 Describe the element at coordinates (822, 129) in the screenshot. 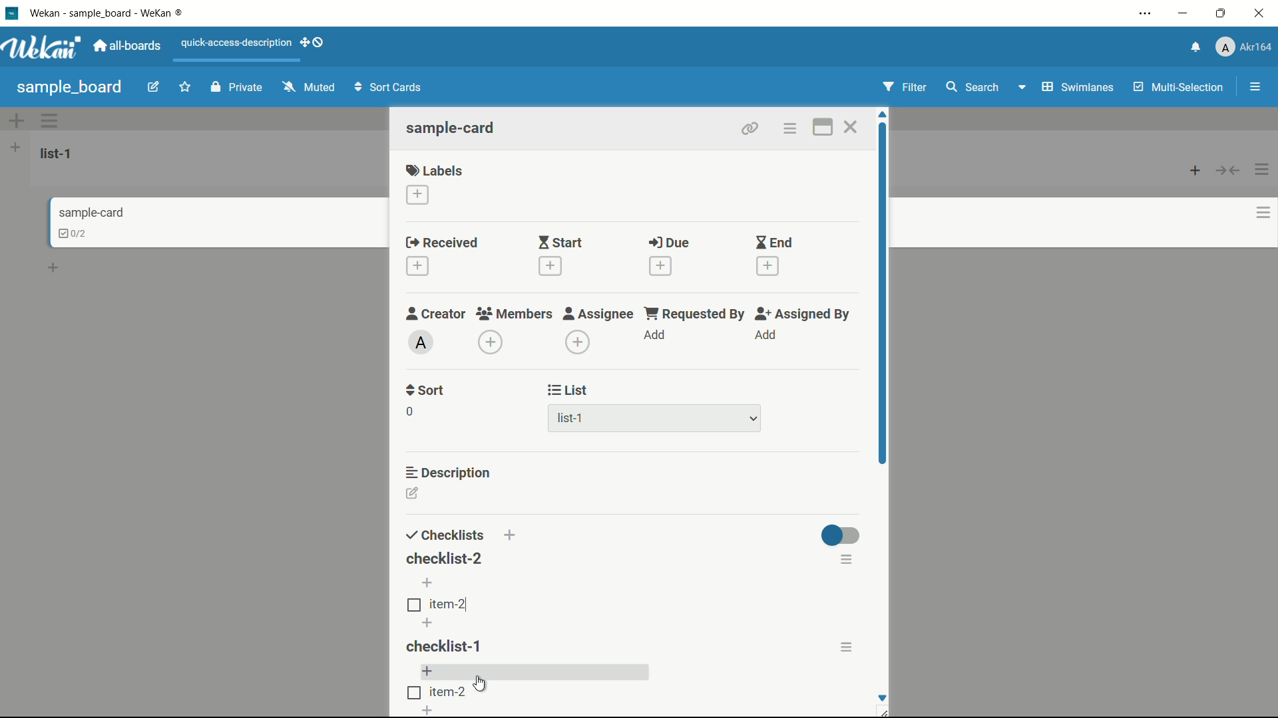

I see `maximize card` at that location.